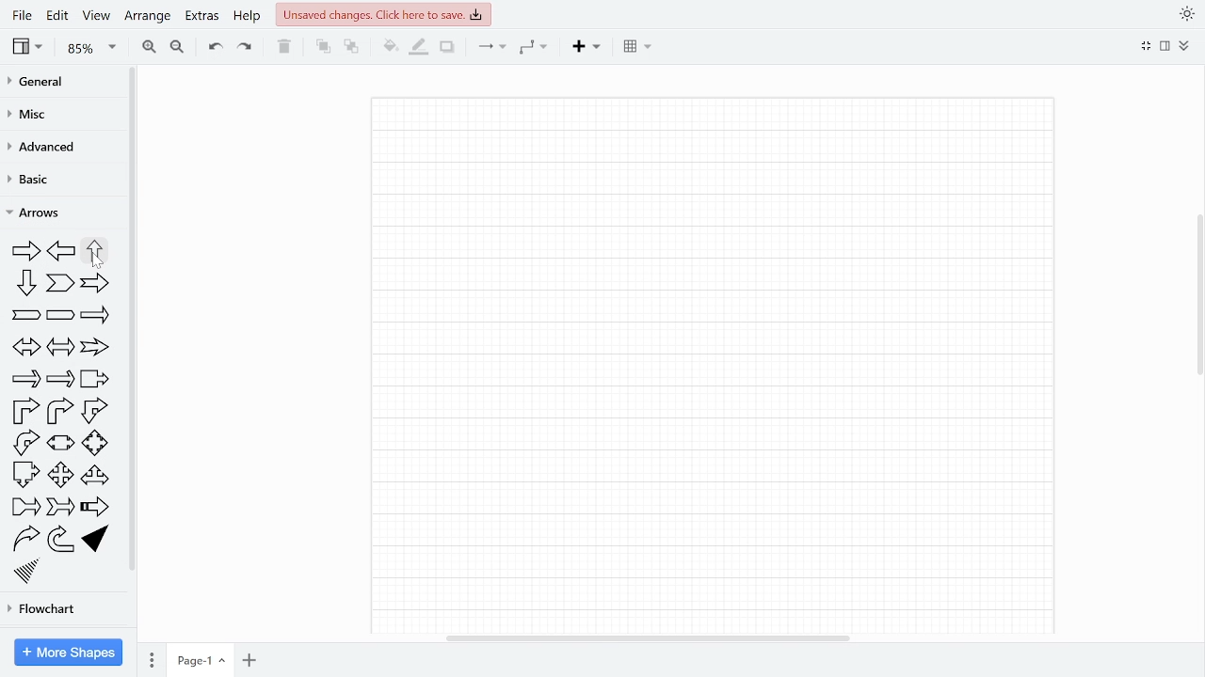  What do you see at coordinates (350, 47) in the screenshot?
I see `To back` at bounding box center [350, 47].